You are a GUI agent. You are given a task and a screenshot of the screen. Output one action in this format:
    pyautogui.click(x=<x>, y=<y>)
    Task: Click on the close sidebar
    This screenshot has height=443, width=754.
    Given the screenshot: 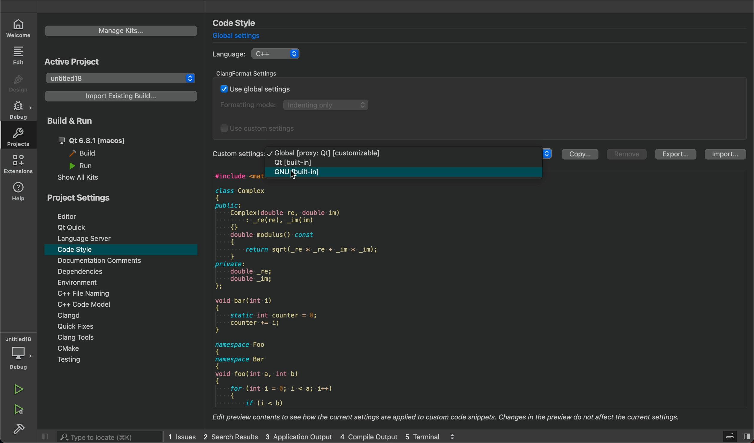 What is the action you would take?
    pyautogui.click(x=737, y=436)
    